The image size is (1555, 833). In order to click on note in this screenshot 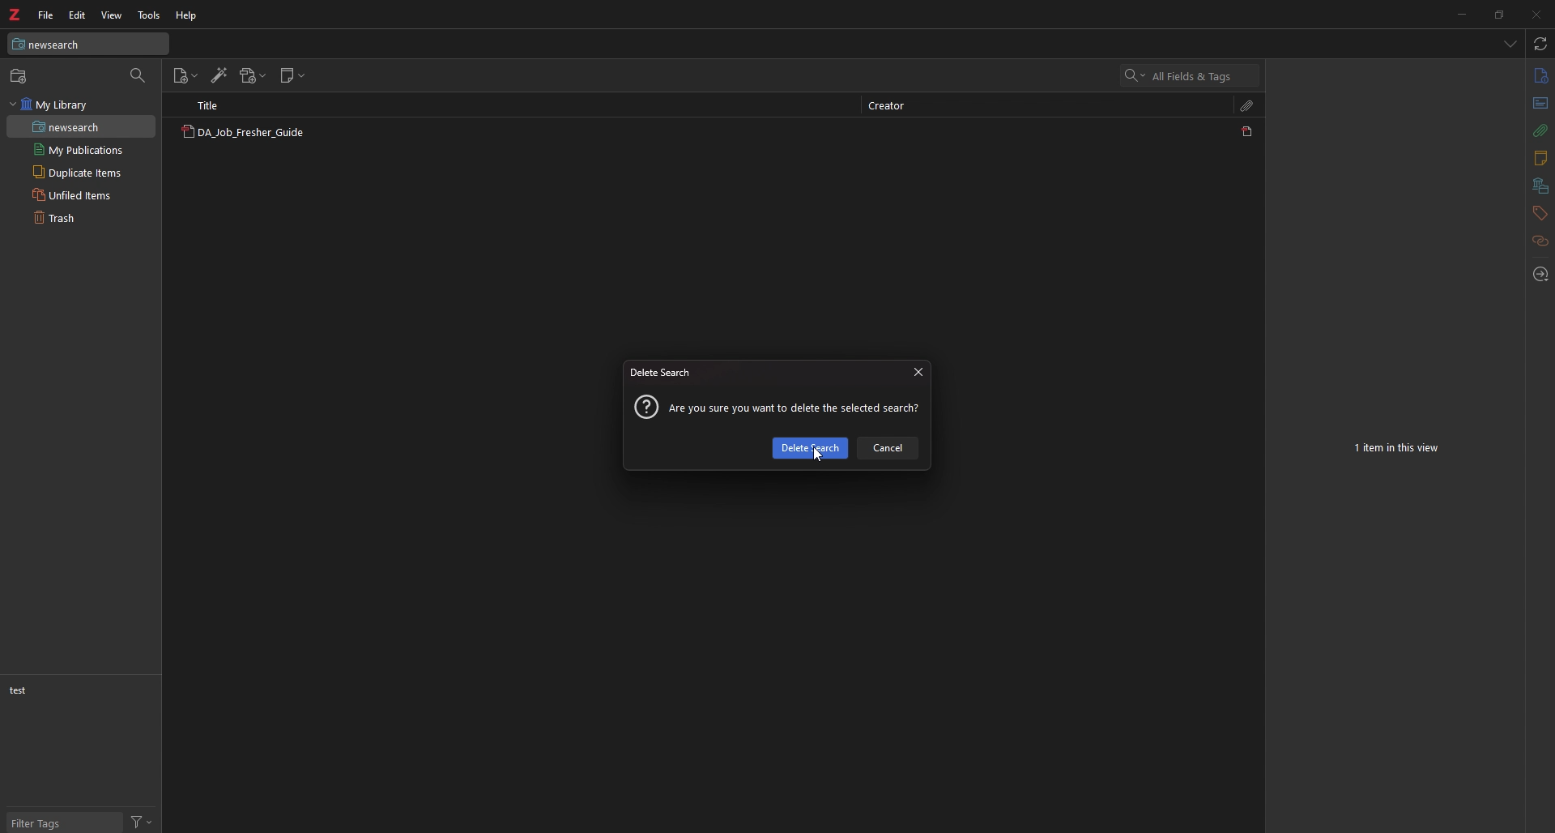, I will do `click(253, 131)`.